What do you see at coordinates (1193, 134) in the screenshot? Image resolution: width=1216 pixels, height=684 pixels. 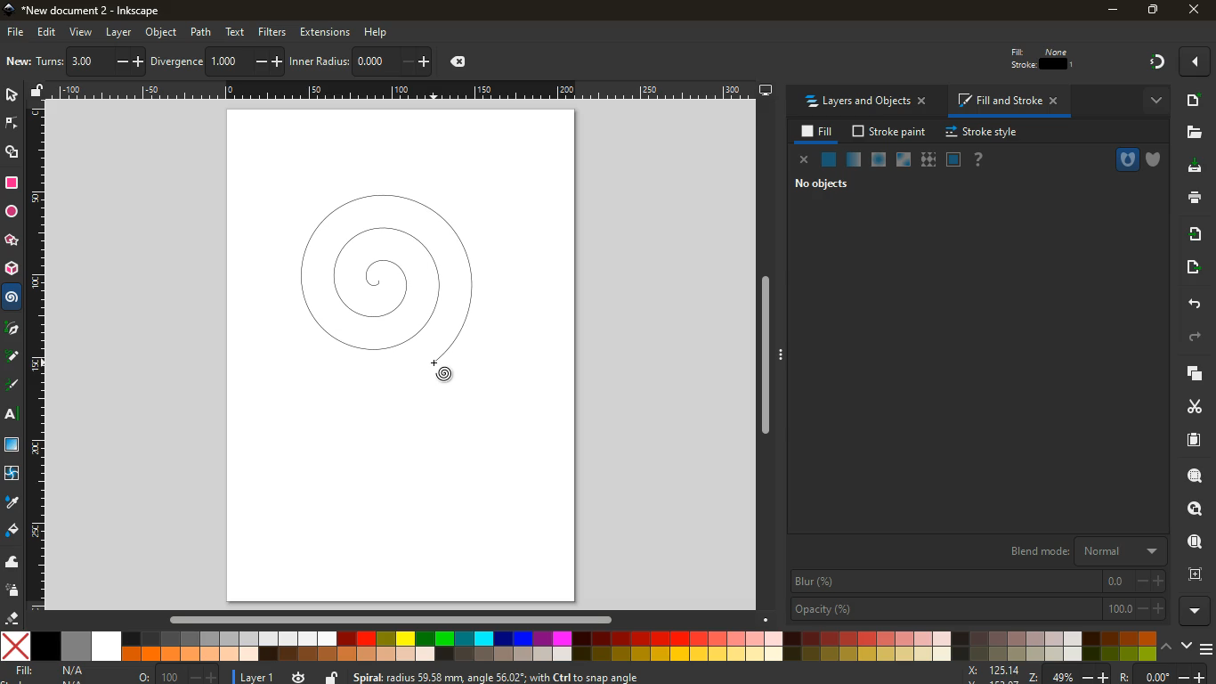 I see `file` at bounding box center [1193, 134].